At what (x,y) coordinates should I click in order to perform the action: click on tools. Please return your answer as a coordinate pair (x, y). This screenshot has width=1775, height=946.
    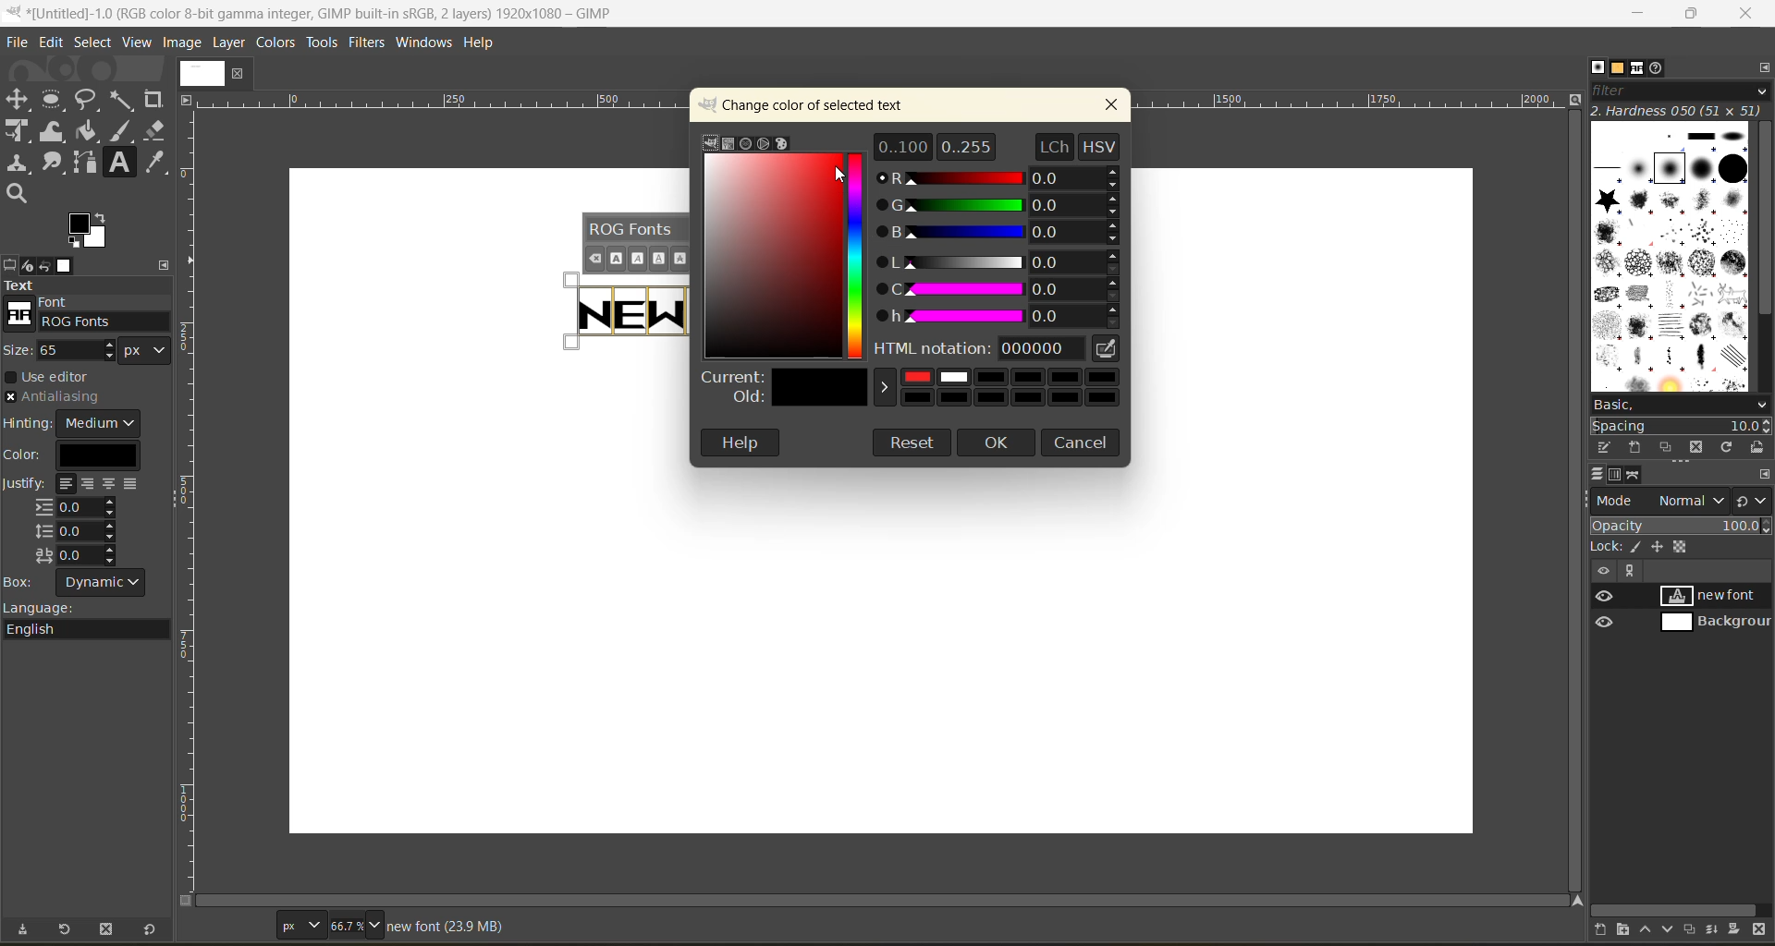
    Looking at the image, I should click on (322, 42).